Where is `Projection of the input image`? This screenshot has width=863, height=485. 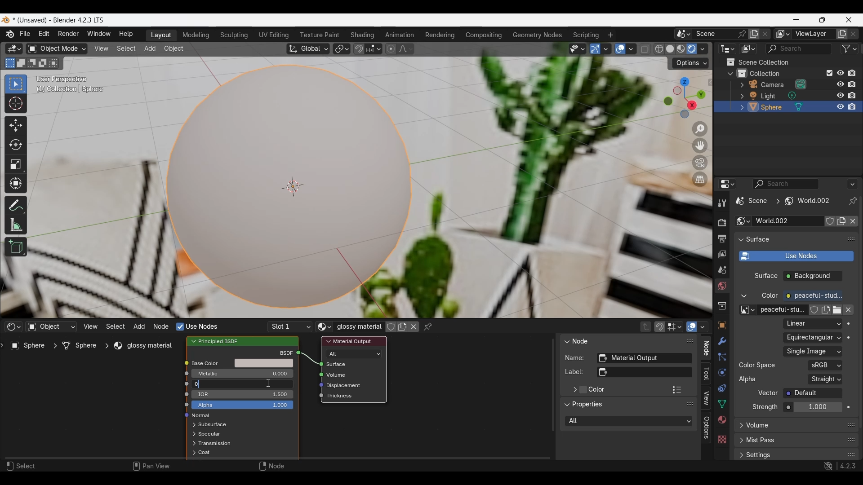
Projection of the input image is located at coordinates (813, 337).